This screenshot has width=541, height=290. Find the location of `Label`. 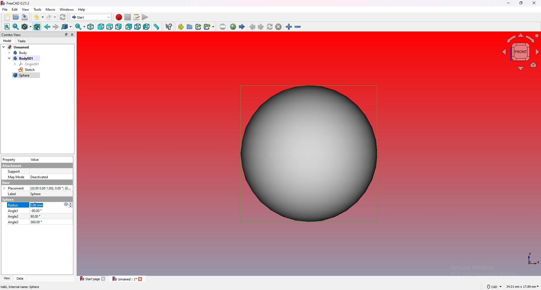

Label is located at coordinates (12, 194).